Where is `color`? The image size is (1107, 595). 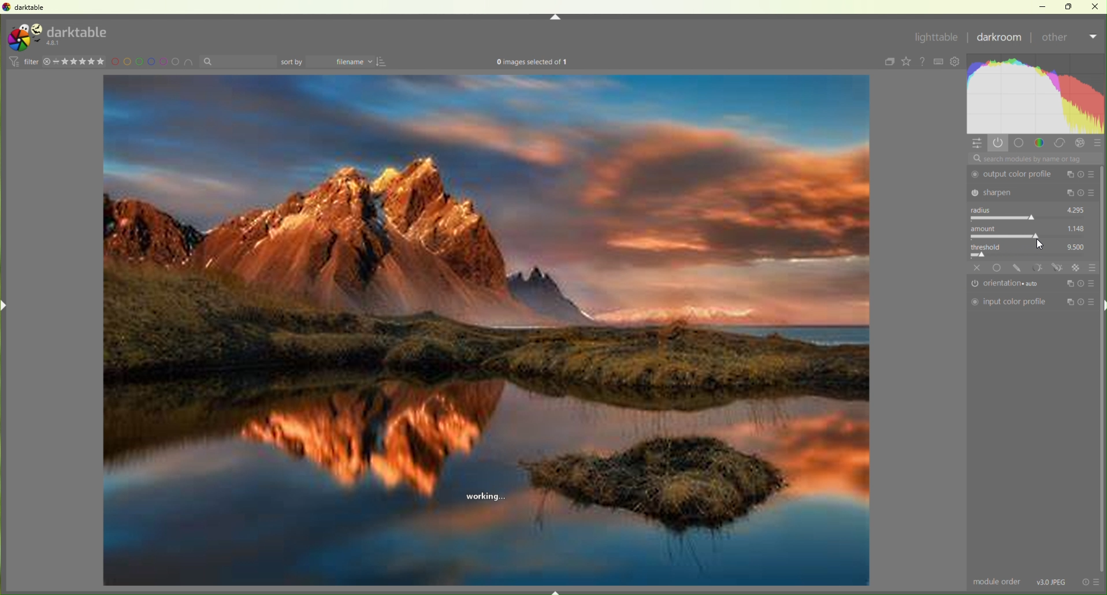 color is located at coordinates (1039, 142).